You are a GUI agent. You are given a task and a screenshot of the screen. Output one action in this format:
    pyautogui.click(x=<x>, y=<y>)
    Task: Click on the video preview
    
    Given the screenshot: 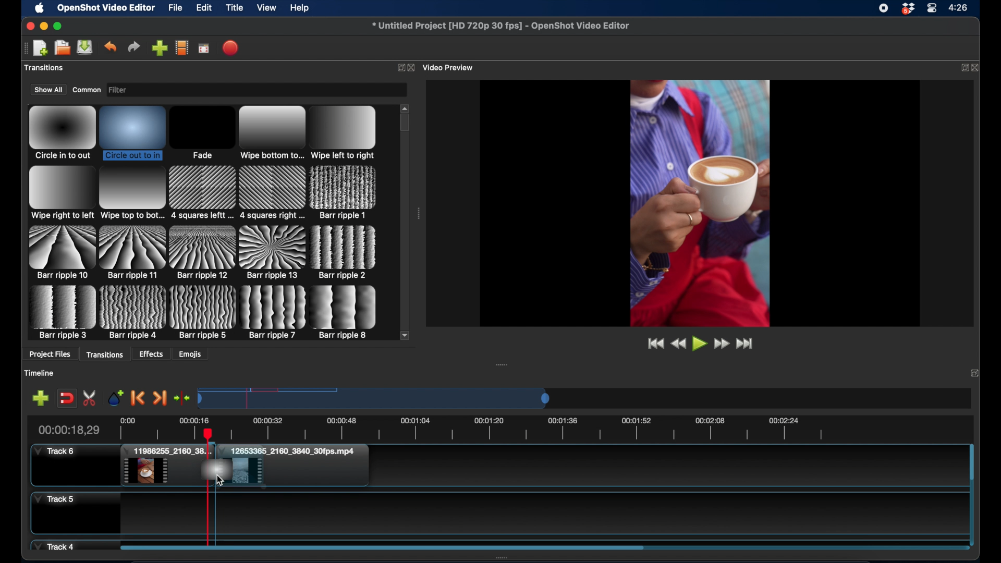 What is the action you would take?
    pyautogui.click(x=450, y=67)
    